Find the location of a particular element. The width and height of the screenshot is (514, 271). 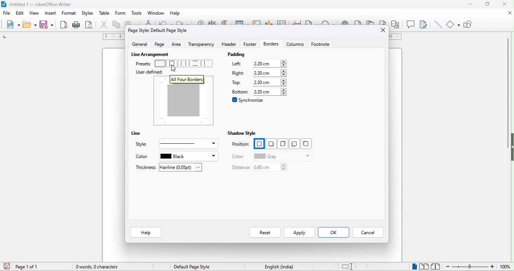

reset is located at coordinates (264, 232).